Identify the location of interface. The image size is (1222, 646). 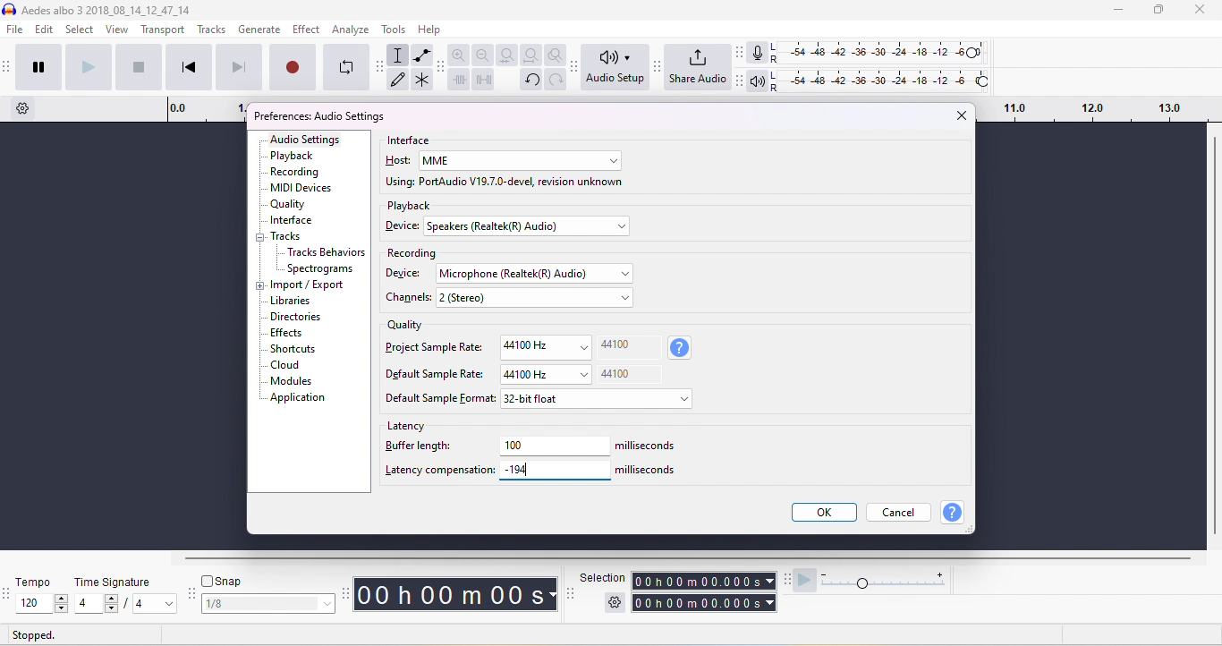
(291, 221).